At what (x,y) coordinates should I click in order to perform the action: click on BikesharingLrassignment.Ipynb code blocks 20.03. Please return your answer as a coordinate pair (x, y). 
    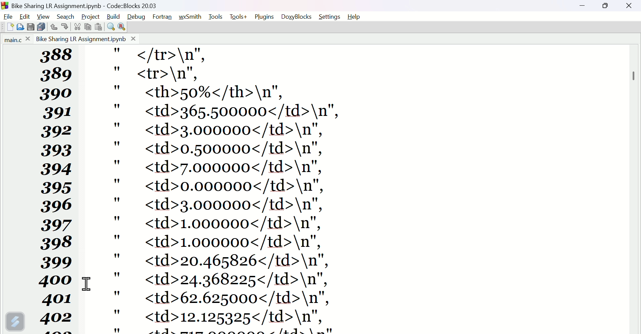
    Looking at the image, I should click on (98, 5).